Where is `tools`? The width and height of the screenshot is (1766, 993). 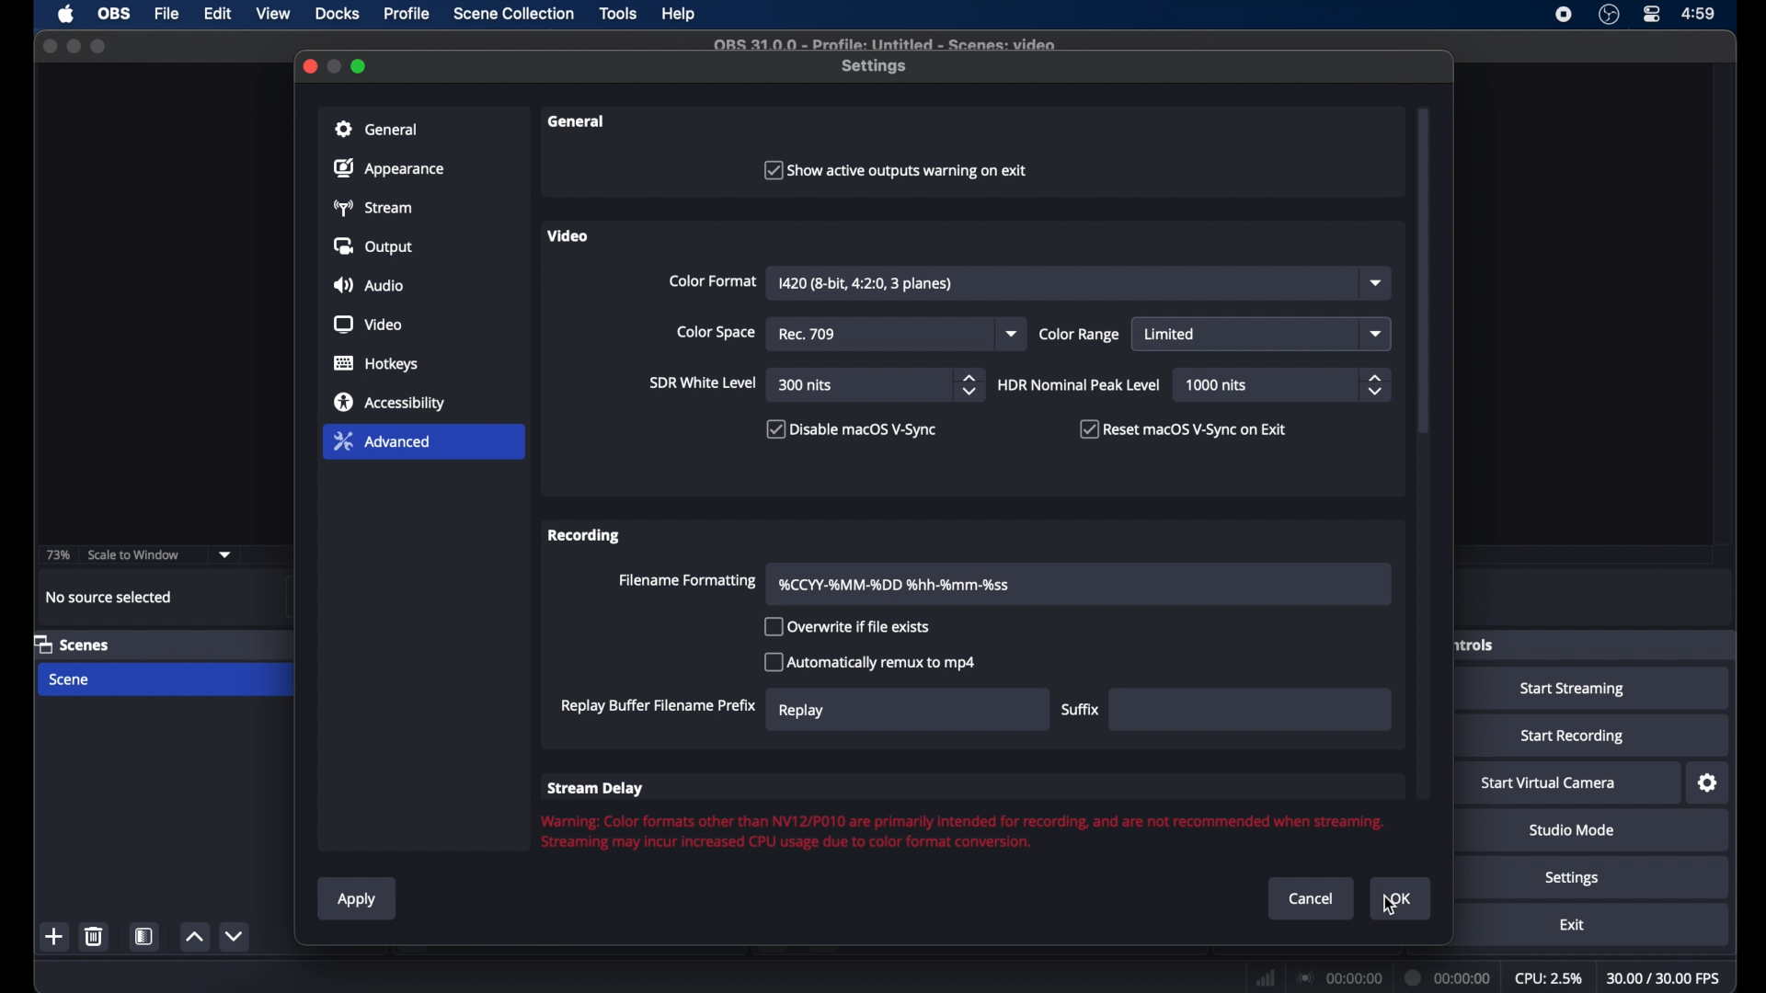 tools is located at coordinates (618, 13).